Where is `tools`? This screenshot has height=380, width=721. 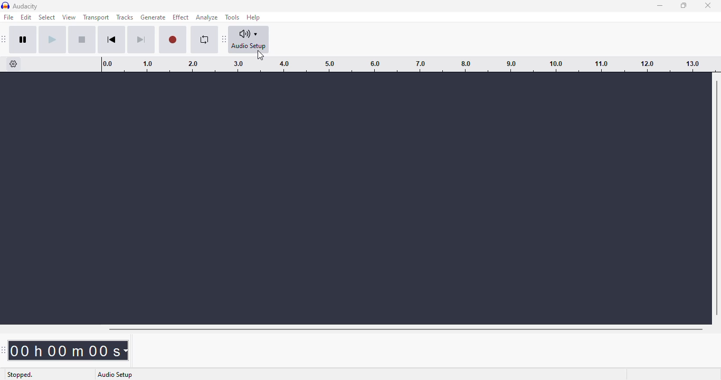
tools is located at coordinates (232, 17).